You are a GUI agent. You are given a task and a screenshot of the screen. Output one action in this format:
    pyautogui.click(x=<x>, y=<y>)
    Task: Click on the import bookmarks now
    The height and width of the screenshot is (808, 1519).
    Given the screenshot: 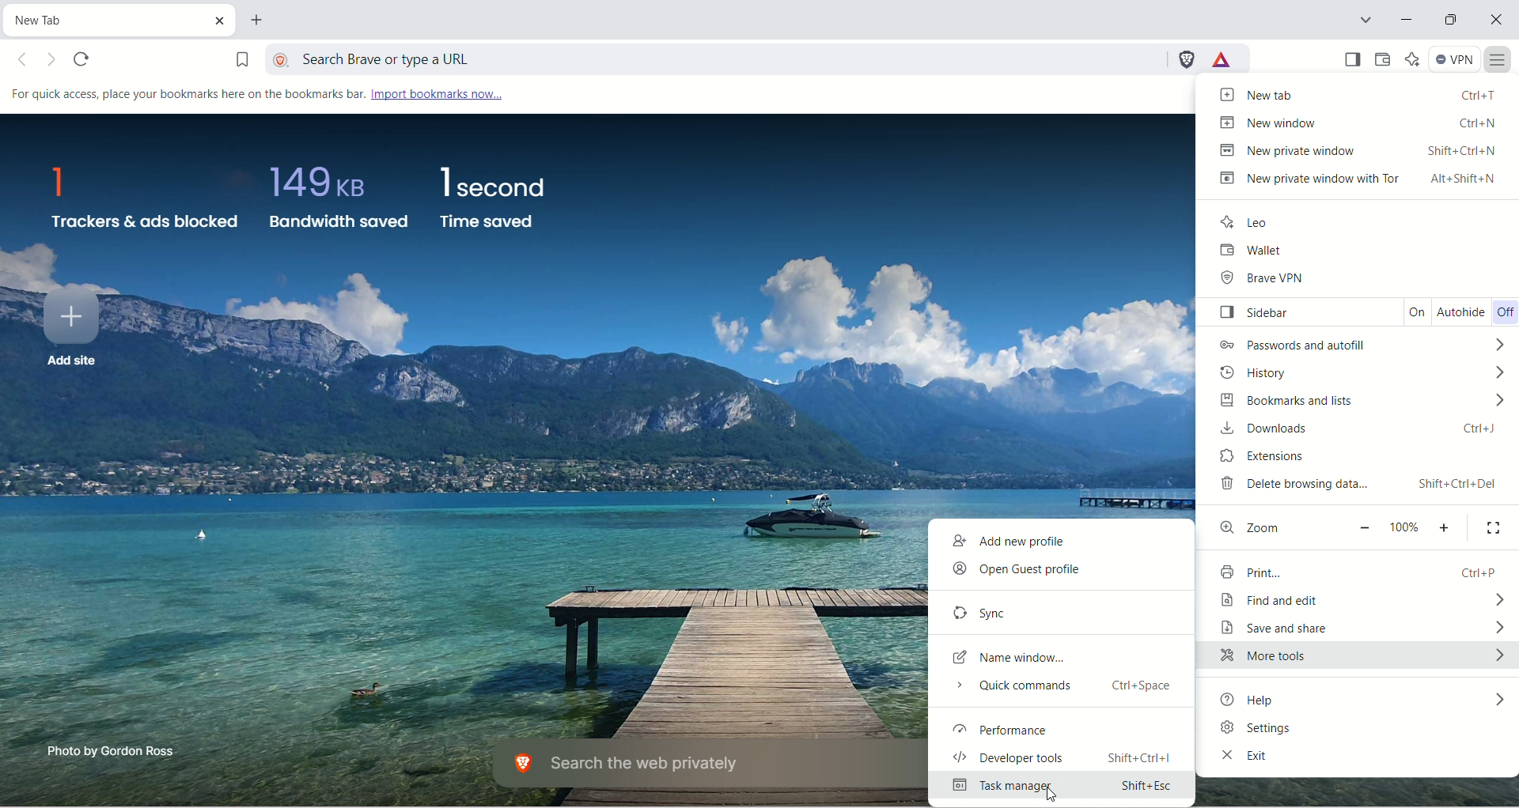 What is the action you would take?
    pyautogui.click(x=436, y=95)
    